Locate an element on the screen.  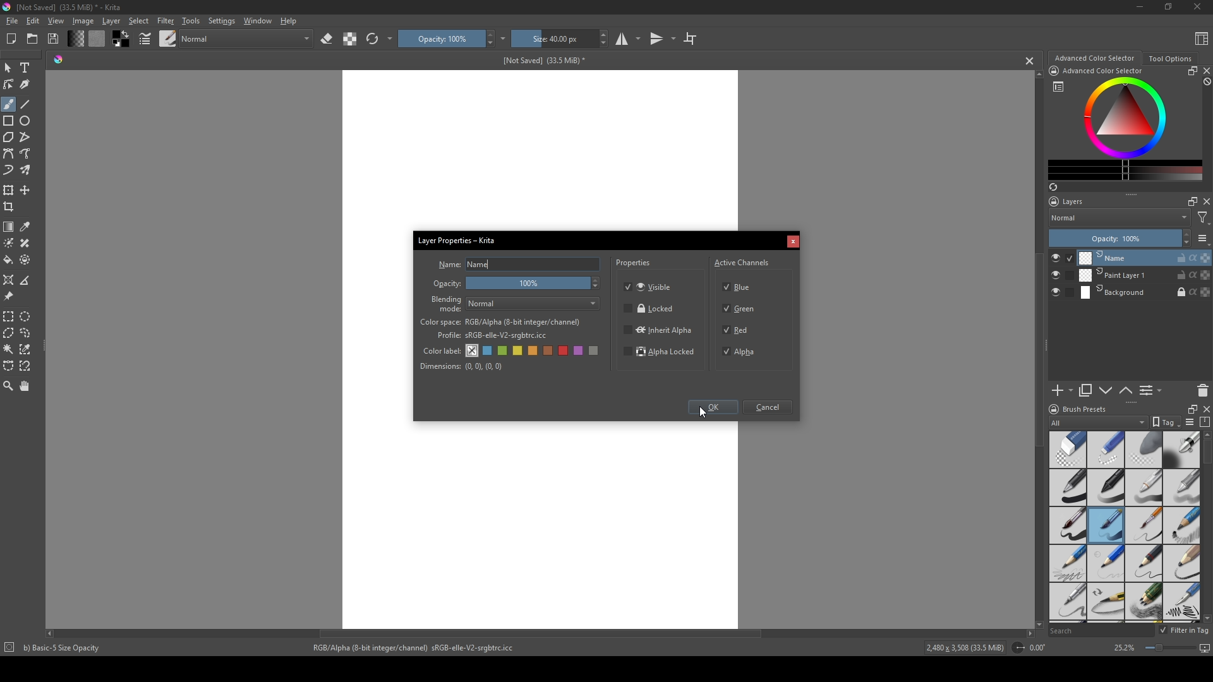
icon is located at coordinates (8, 649).